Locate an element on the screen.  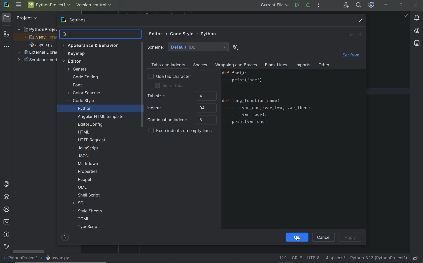
CODE STYLE is located at coordinates (184, 33).